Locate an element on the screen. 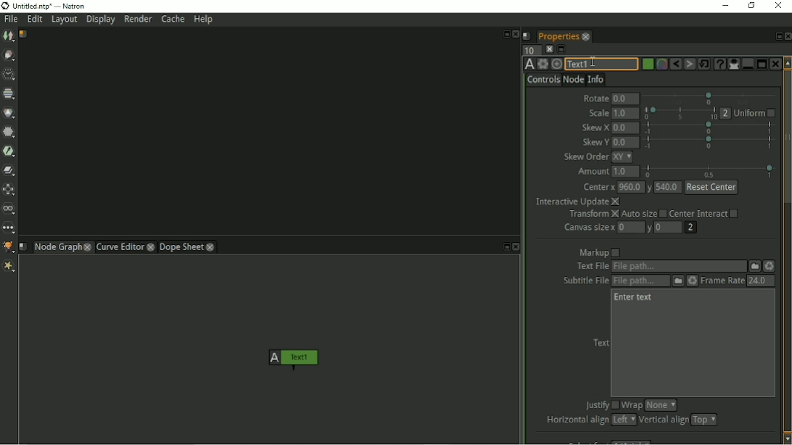 The image size is (792, 445). Wrap is located at coordinates (632, 405).